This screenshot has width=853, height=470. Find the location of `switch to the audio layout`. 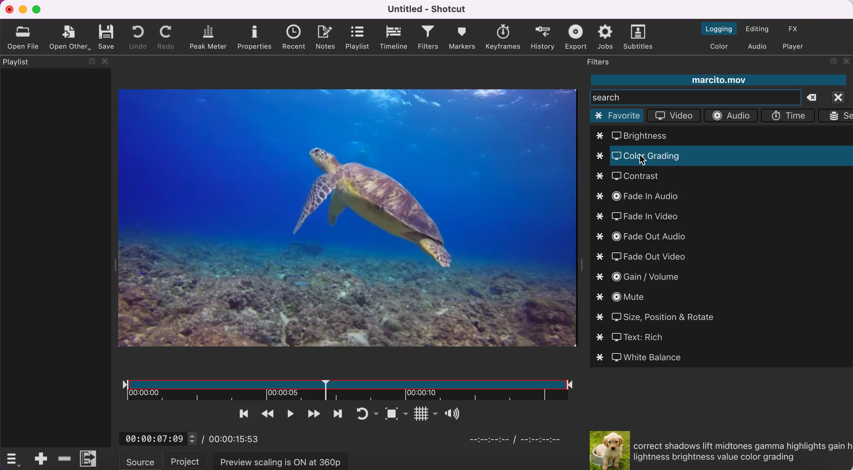

switch to the audio layout is located at coordinates (758, 46).